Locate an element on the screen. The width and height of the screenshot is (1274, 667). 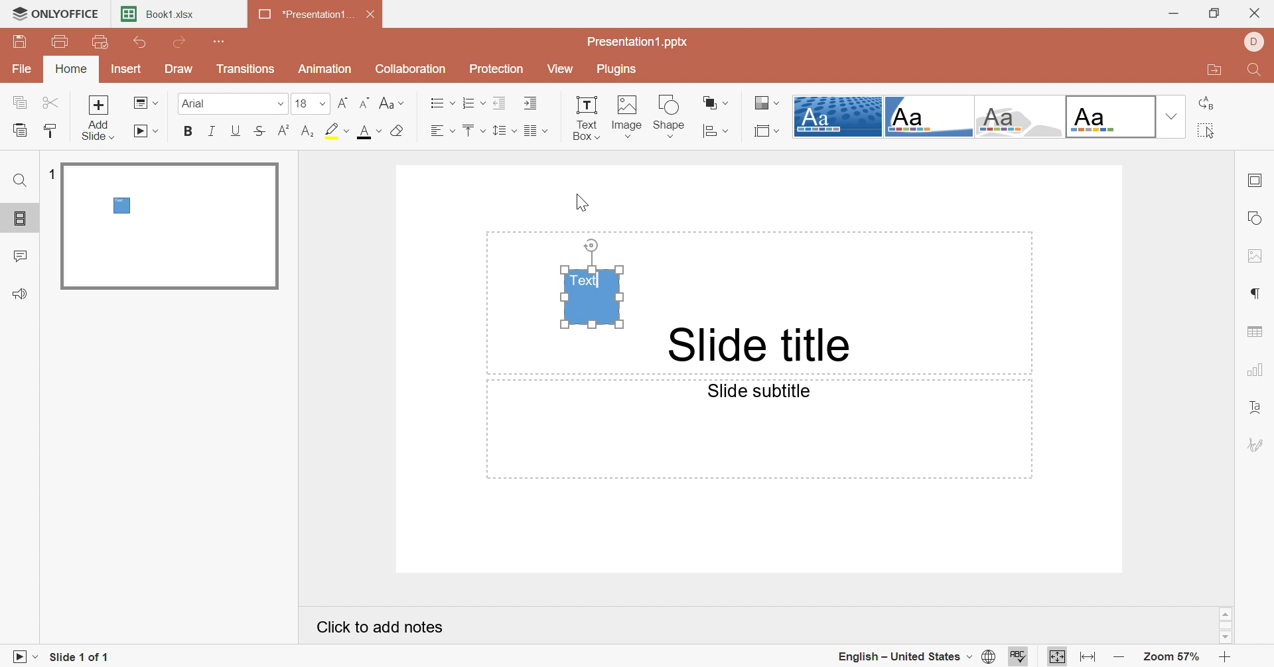
Cut is located at coordinates (52, 102).